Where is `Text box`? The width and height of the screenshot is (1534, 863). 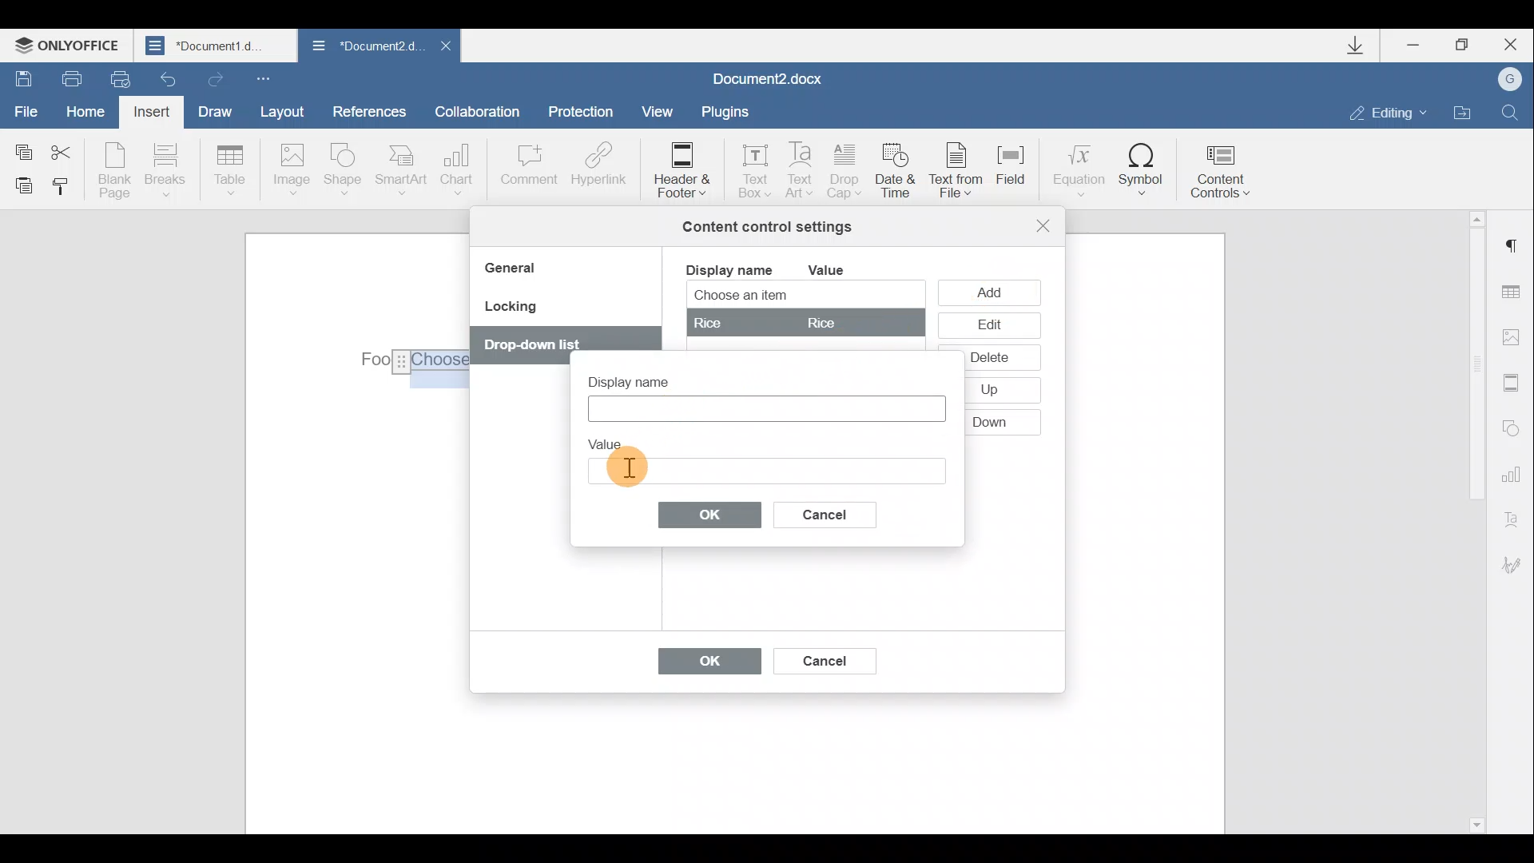
Text box is located at coordinates (764, 408).